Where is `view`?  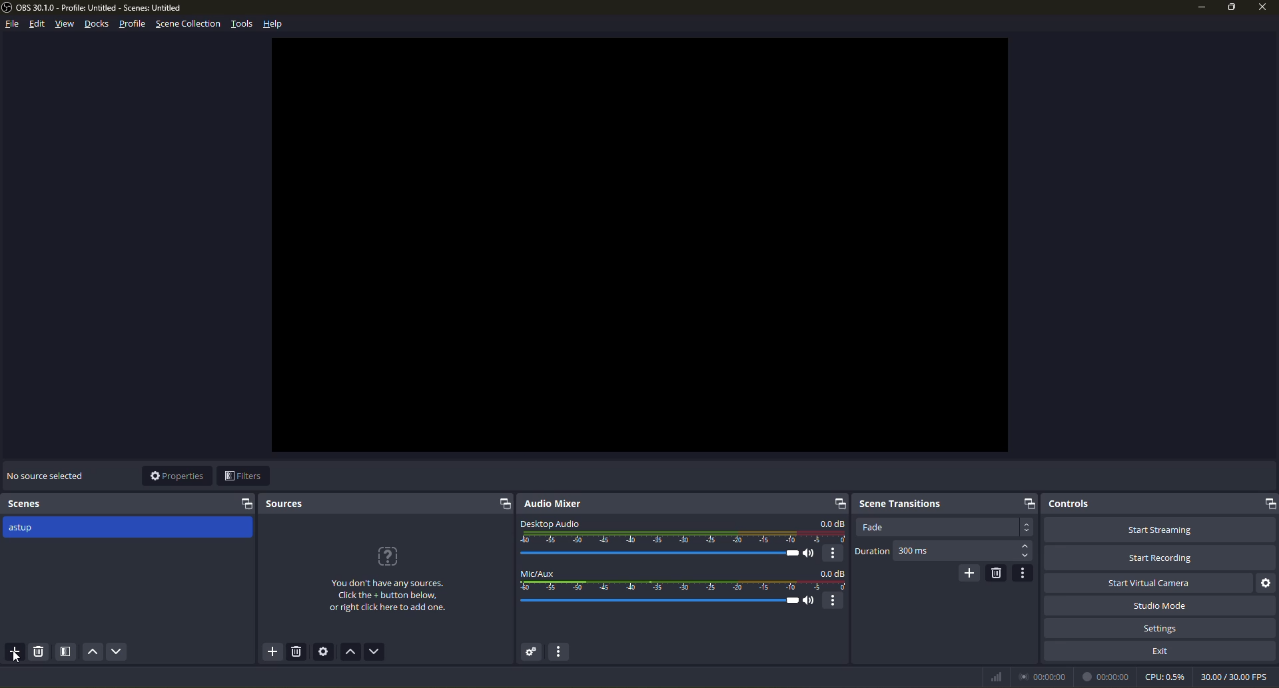
view is located at coordinates (65, 23).